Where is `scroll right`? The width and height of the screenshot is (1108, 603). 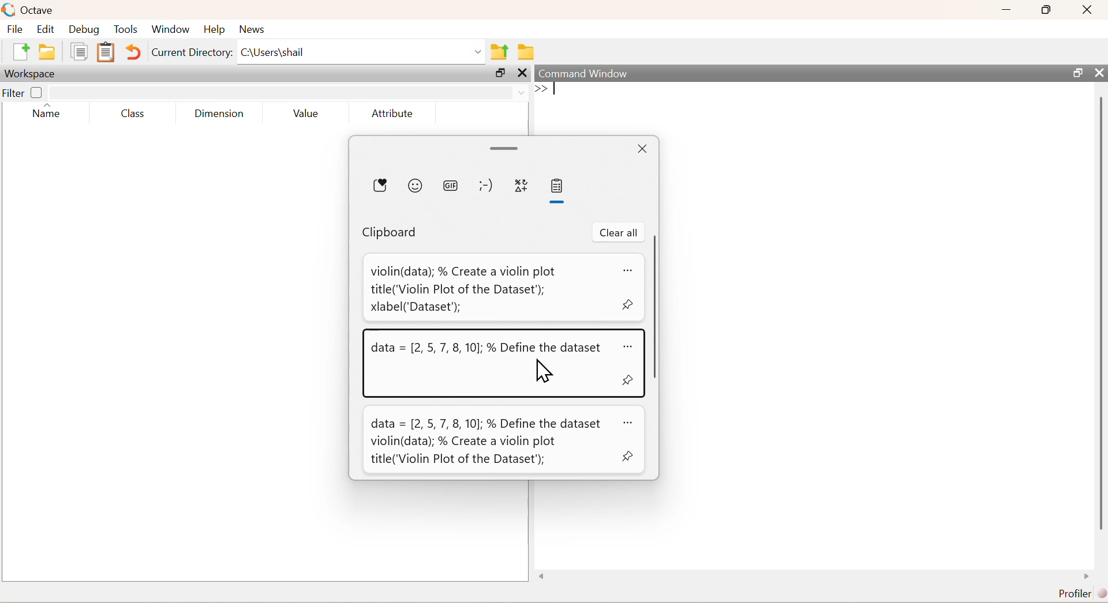 scroll right is located at coordinates (1087, 576).